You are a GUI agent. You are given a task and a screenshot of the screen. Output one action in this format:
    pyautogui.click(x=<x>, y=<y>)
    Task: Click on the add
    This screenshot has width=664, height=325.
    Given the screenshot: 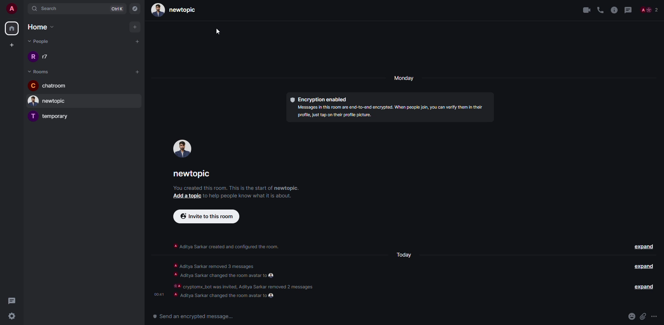 What is the action you would take?
    pyautogui.click(x=137, y=41)
    